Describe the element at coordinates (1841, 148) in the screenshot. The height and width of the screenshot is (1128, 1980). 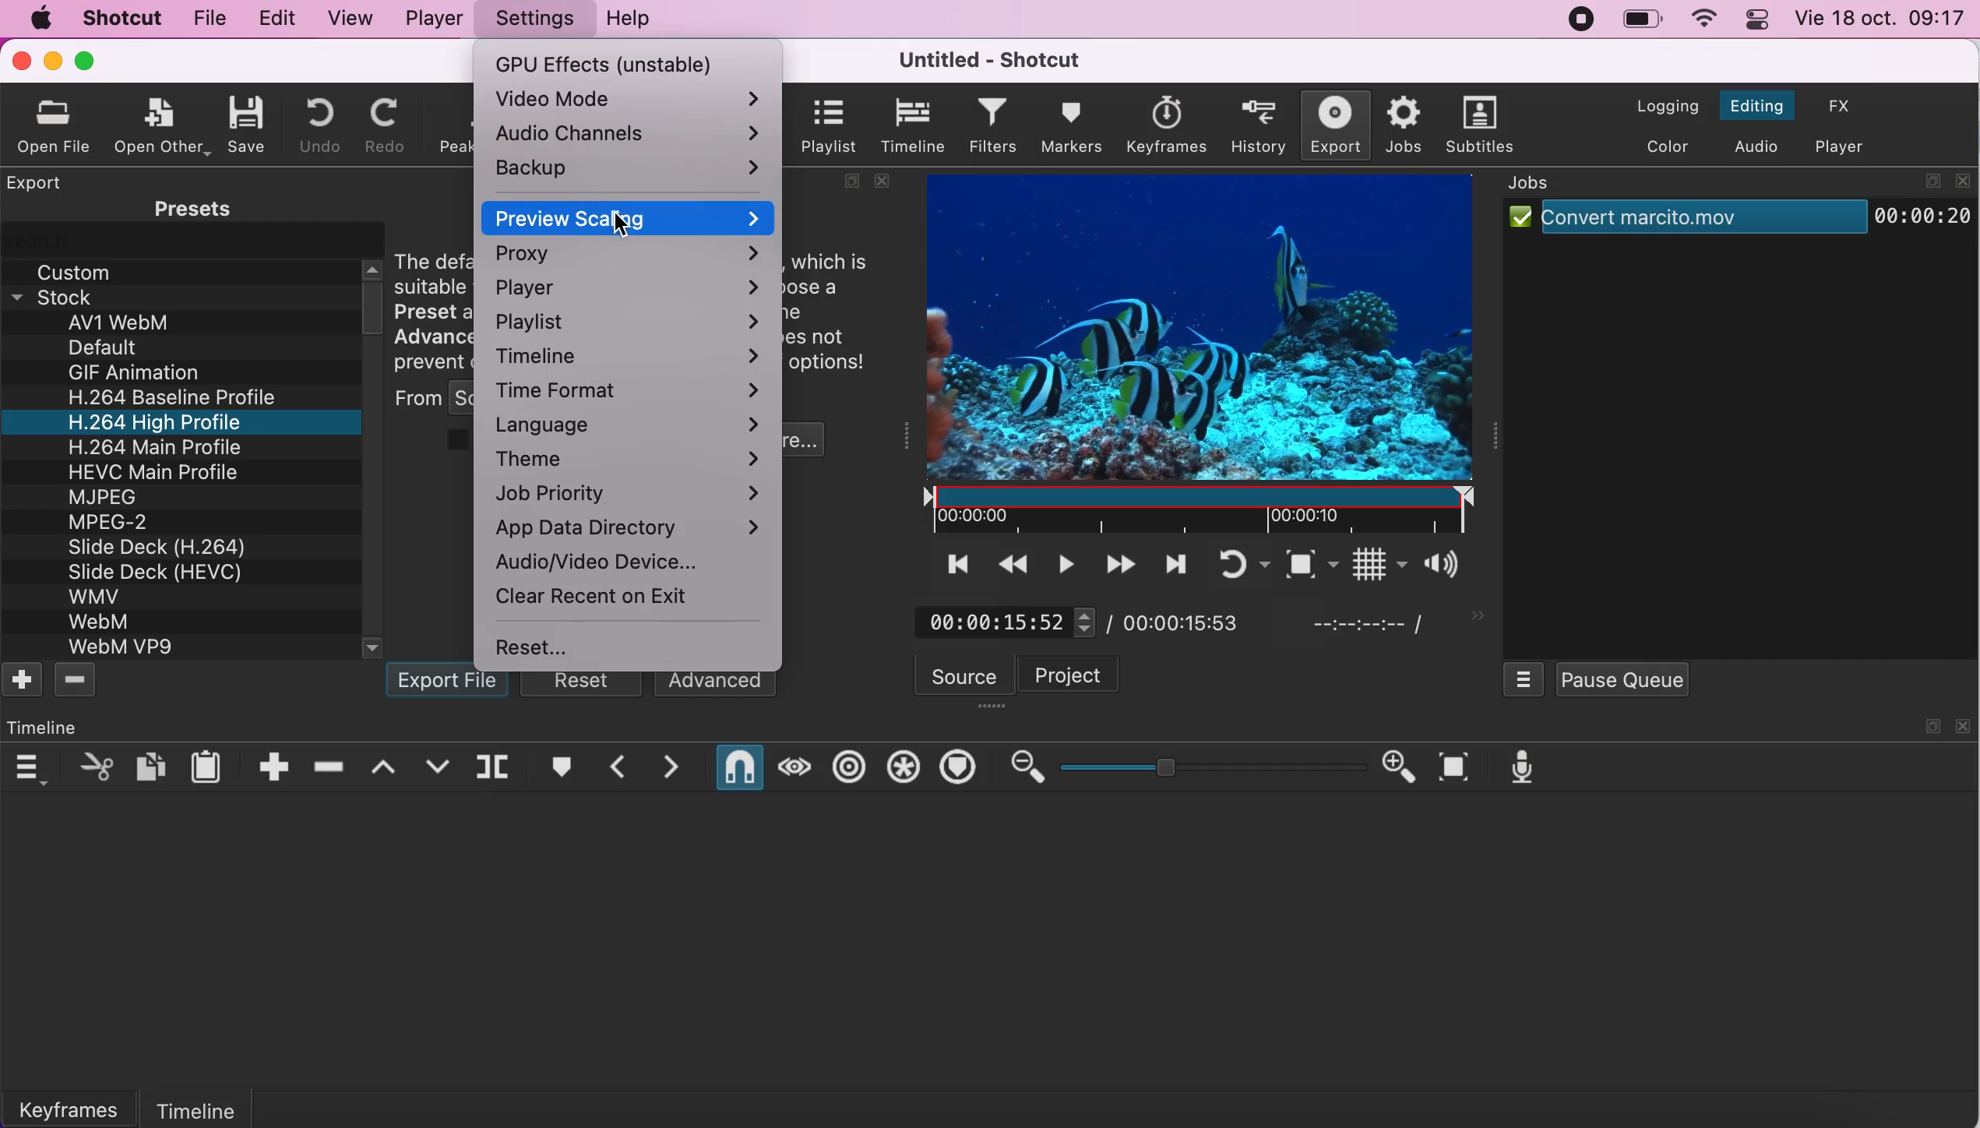
I see `switch to the player only layout` at that location.